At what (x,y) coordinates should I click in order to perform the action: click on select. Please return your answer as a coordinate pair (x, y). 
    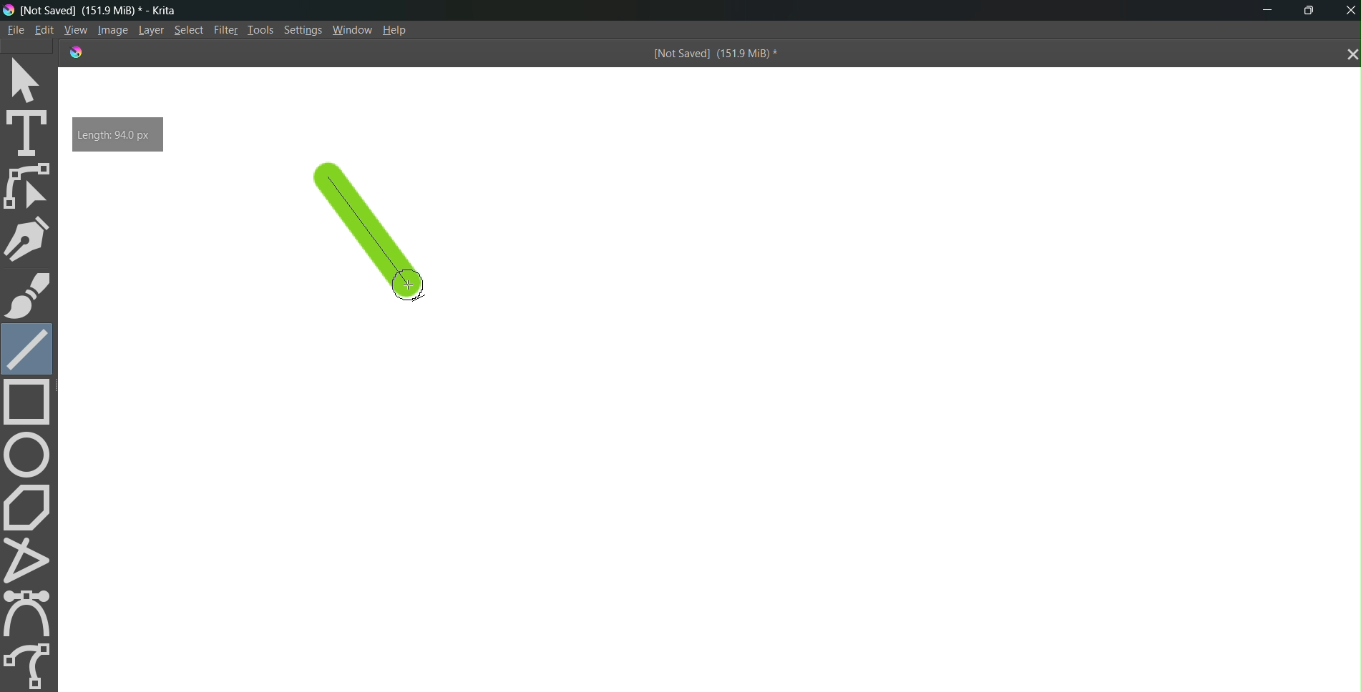
    Looking at the image, I should click on (31, 79).